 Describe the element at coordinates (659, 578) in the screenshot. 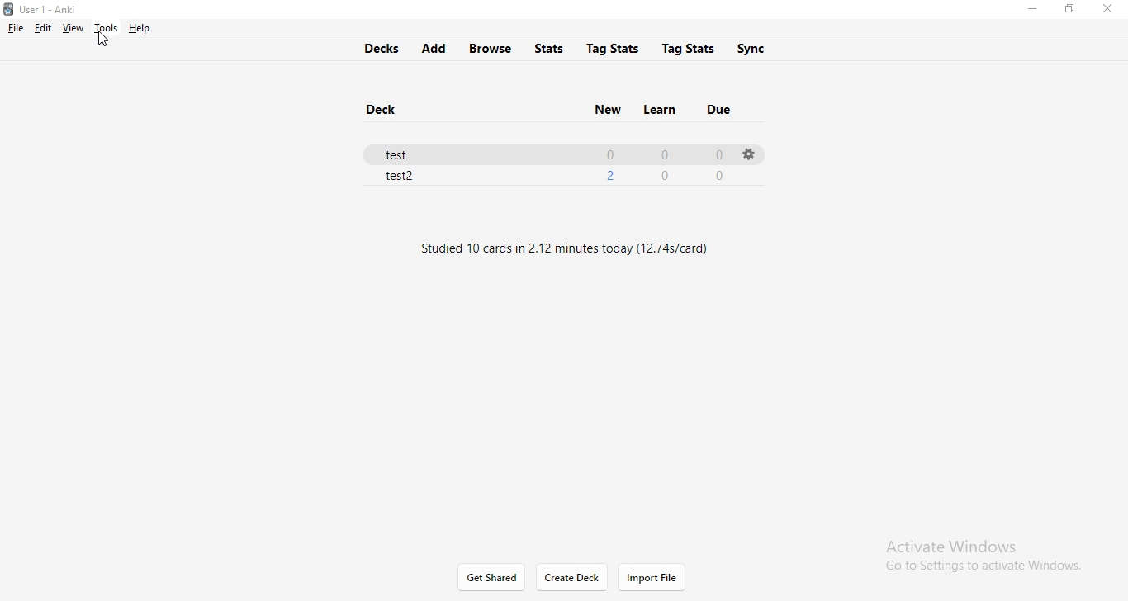

I see `import file` at that location.